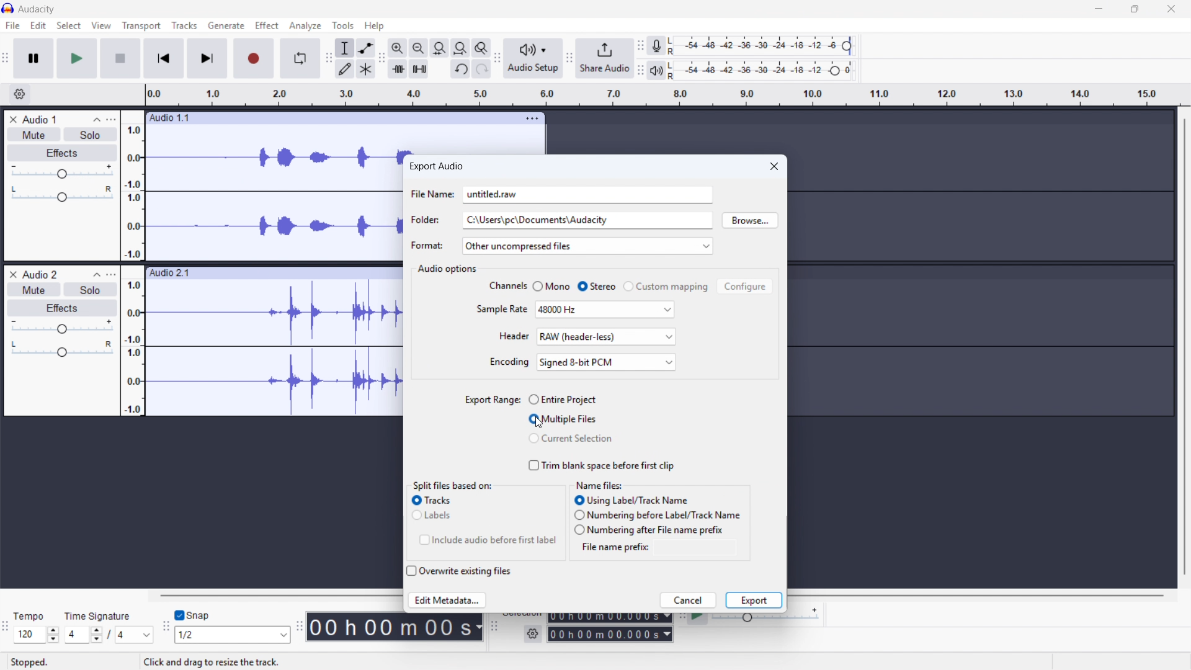 The width and height of the screenshot is (1191, 670). Describe the element at coordinates (640, 46) in the screenshot. I see `Recording metre toolbar` at that location.